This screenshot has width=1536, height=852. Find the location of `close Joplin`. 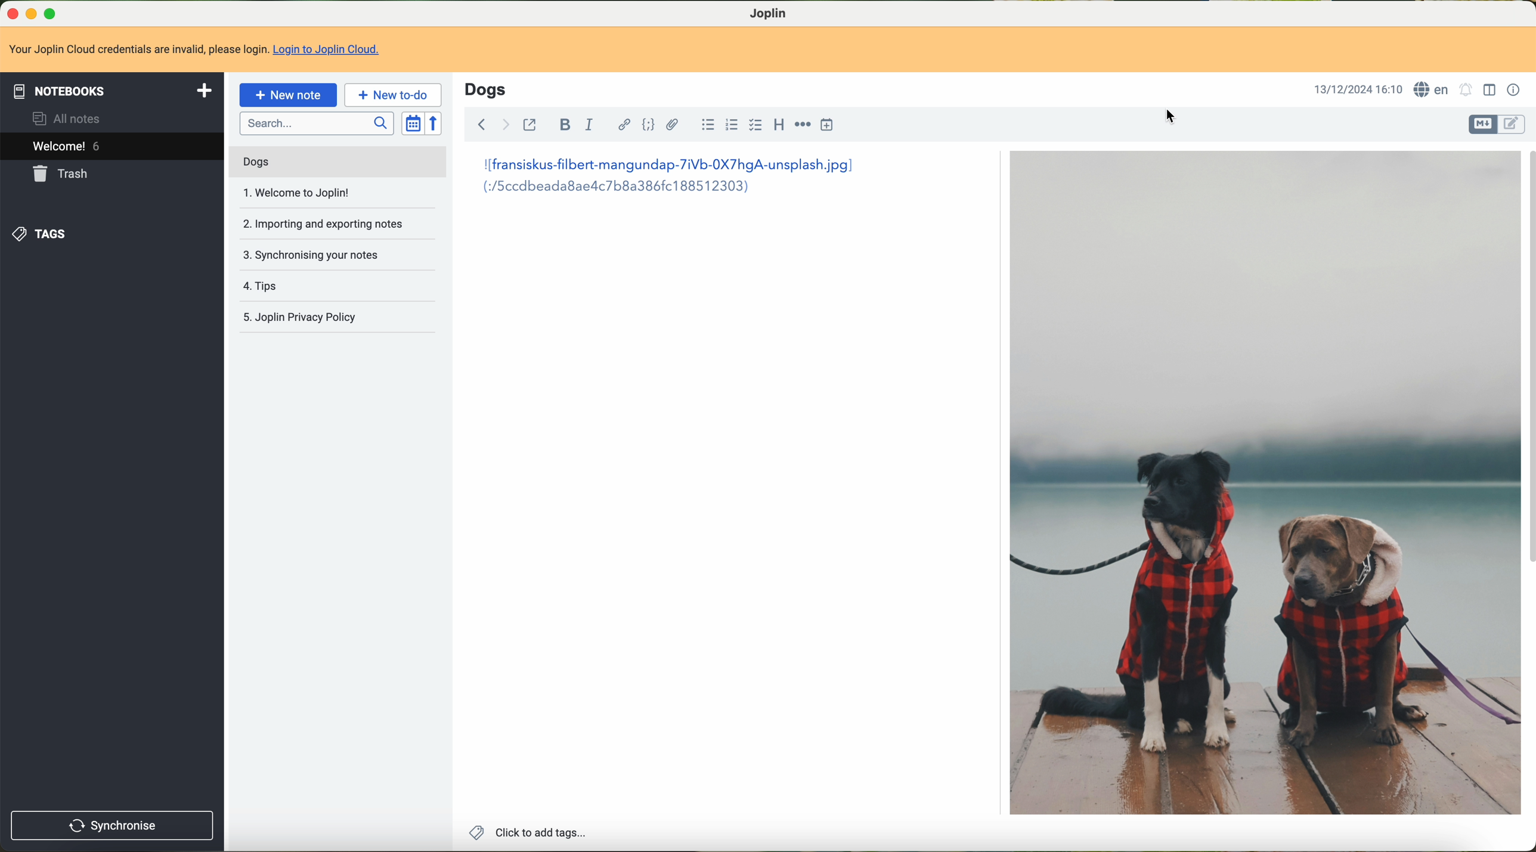

close Joplin is located at coordinates (10, 13).